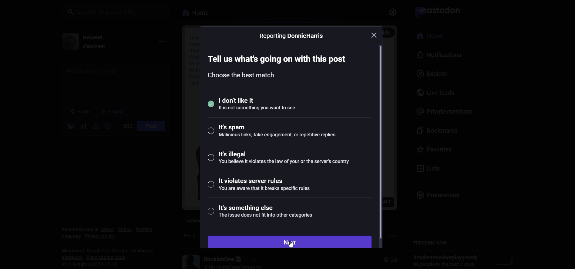 This screenshot has width=575, height=269. Describe the element at coordinates (112, 111) in the screenshot. I see `english` at that location.